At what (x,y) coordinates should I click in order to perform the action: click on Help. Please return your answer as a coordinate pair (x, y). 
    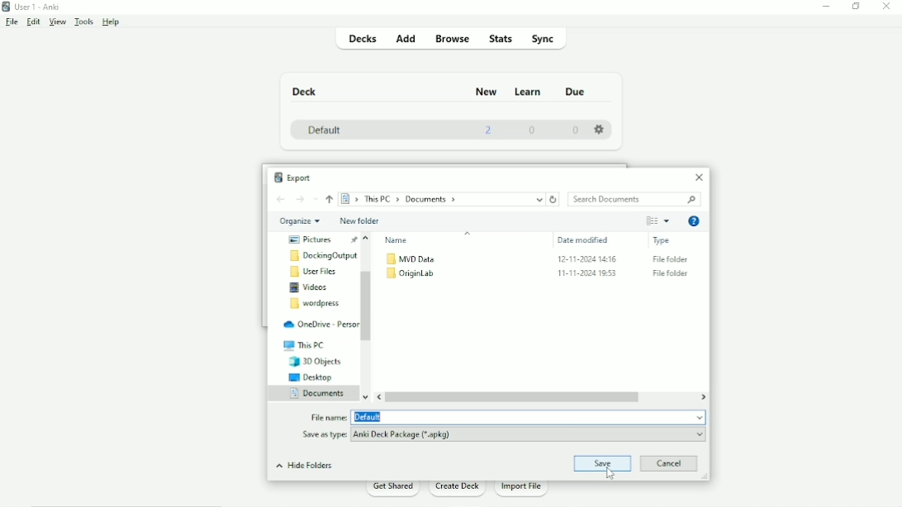
    Looking at the image, I should click on (112, 22).